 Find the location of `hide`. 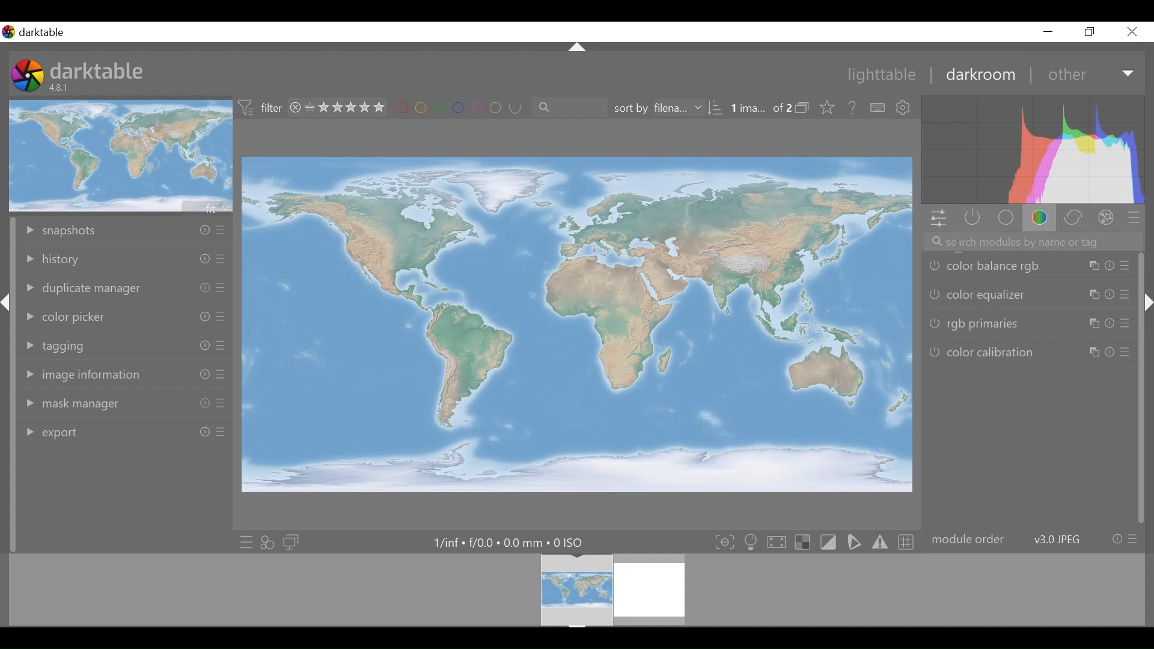

hide is located at coordinates (573, 47).